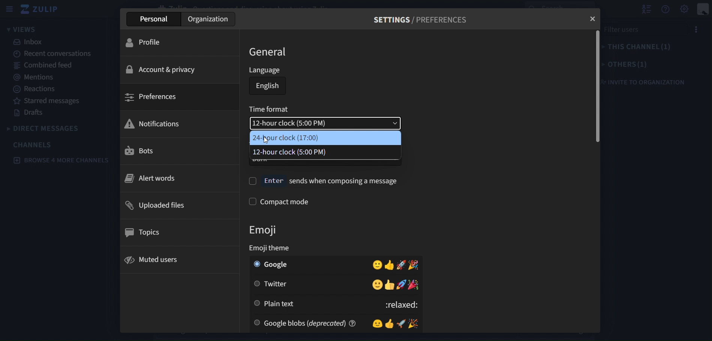  Describe the element at coordinates (59, 160) in the screenshot. I see `browse 4 more channels` at that location.